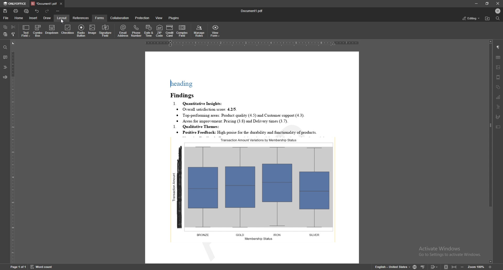  I want to click on copy style, so click(13, 34).